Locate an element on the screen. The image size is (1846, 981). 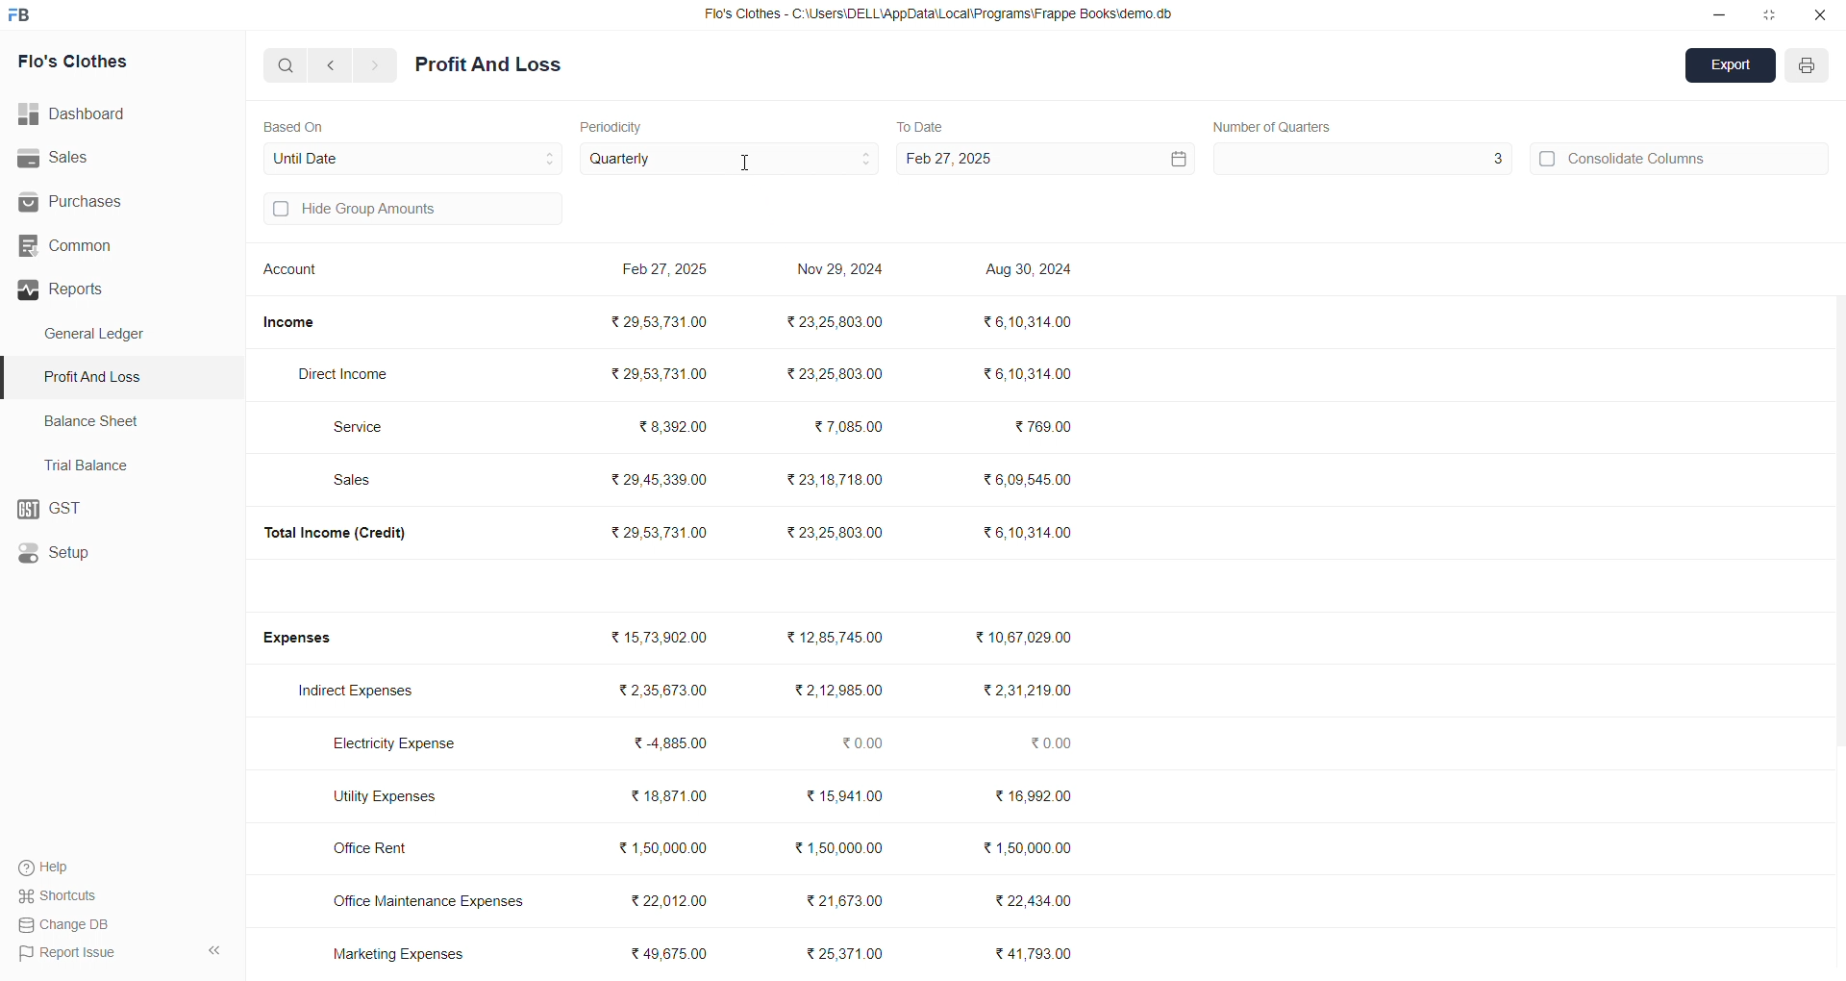
₹36,10,314.00 is located at coordinates (1028, 531).